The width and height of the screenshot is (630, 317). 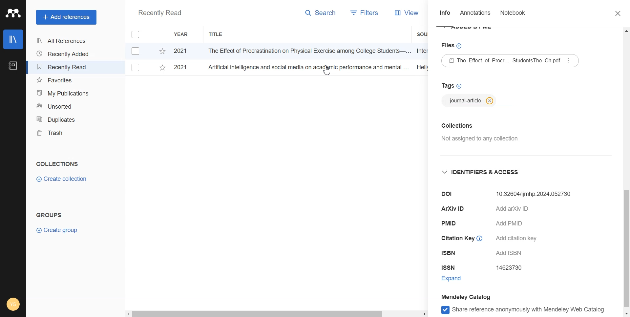 What do you see at coordinates (485, 174) in the screenshot?
I see `Identifier and access` at bounding box center [485, 174].